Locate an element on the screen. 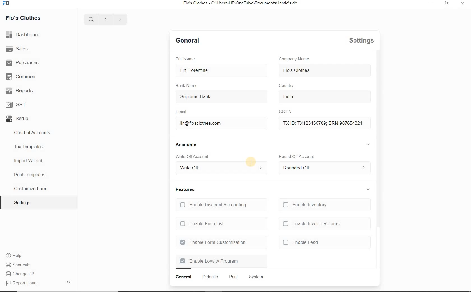 The image size is (471, 292). Expand is located at coordinates (446, 3).